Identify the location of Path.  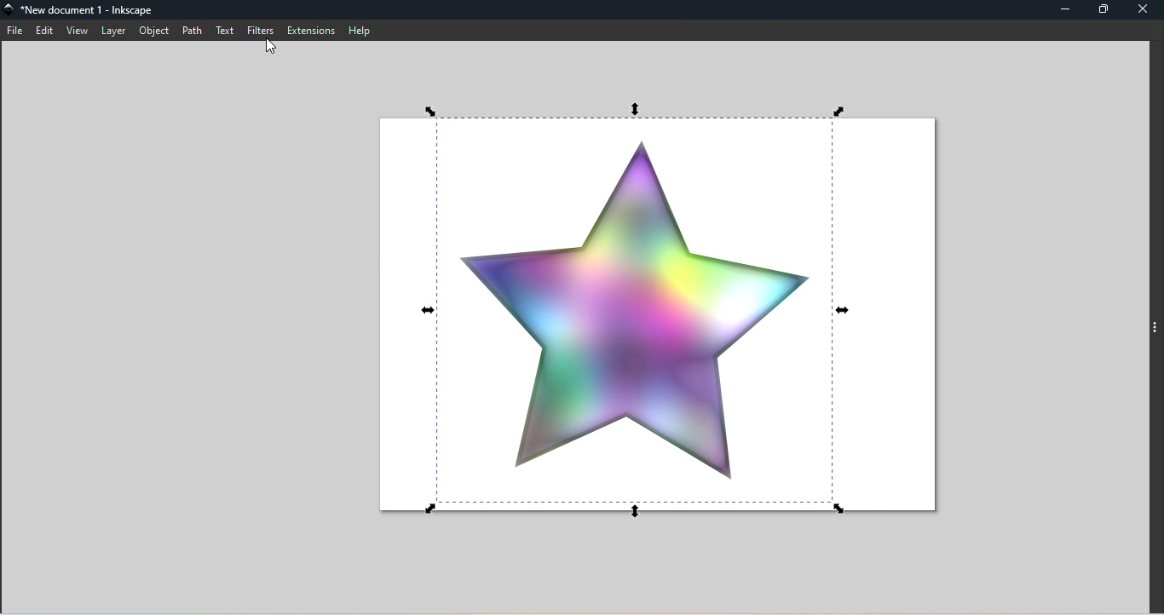
(193, 32).